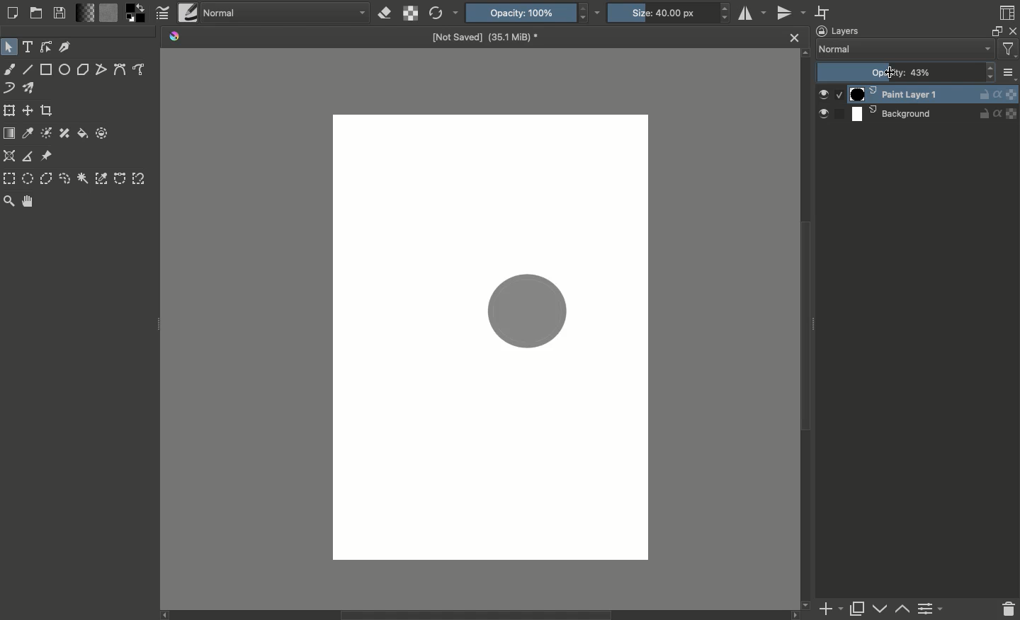 This screenshot has height=620, width=1020. Describe the element at coordinates (66, 134) in the screenshot. I see `Smart patch tool` at that location.